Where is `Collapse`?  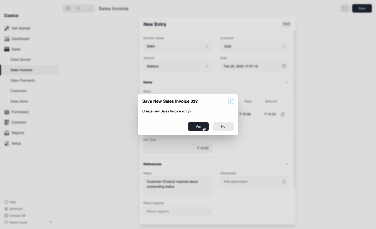
Collapse is located at coordinates (51, 222).